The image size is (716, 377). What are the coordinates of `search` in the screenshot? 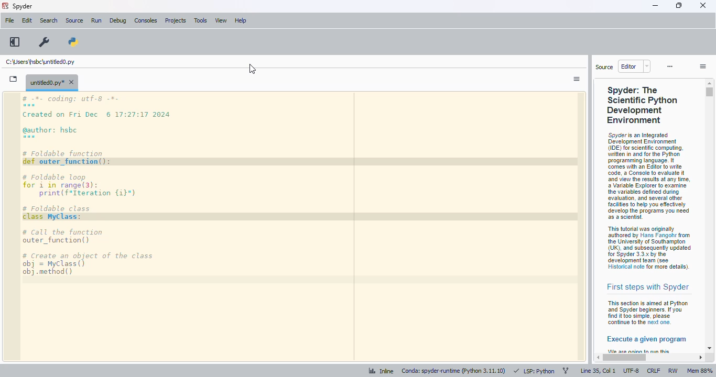 It's located at (49, 20).